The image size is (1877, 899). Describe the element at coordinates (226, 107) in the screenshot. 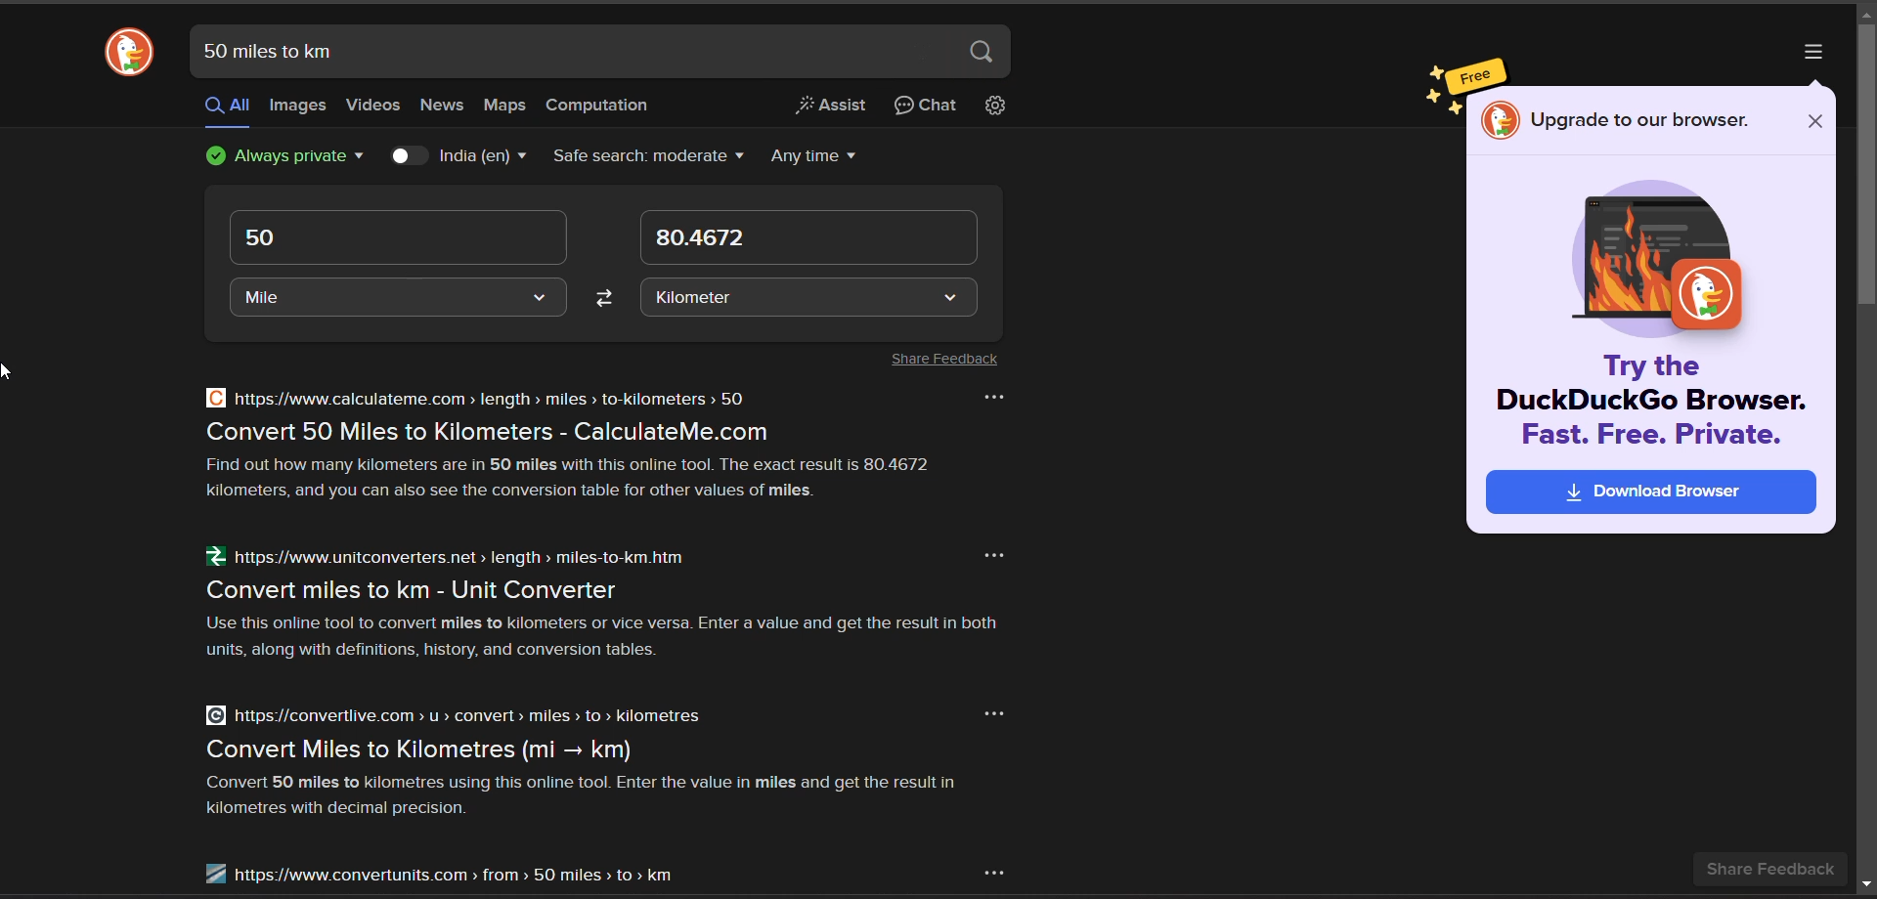

I see `all` at that location.